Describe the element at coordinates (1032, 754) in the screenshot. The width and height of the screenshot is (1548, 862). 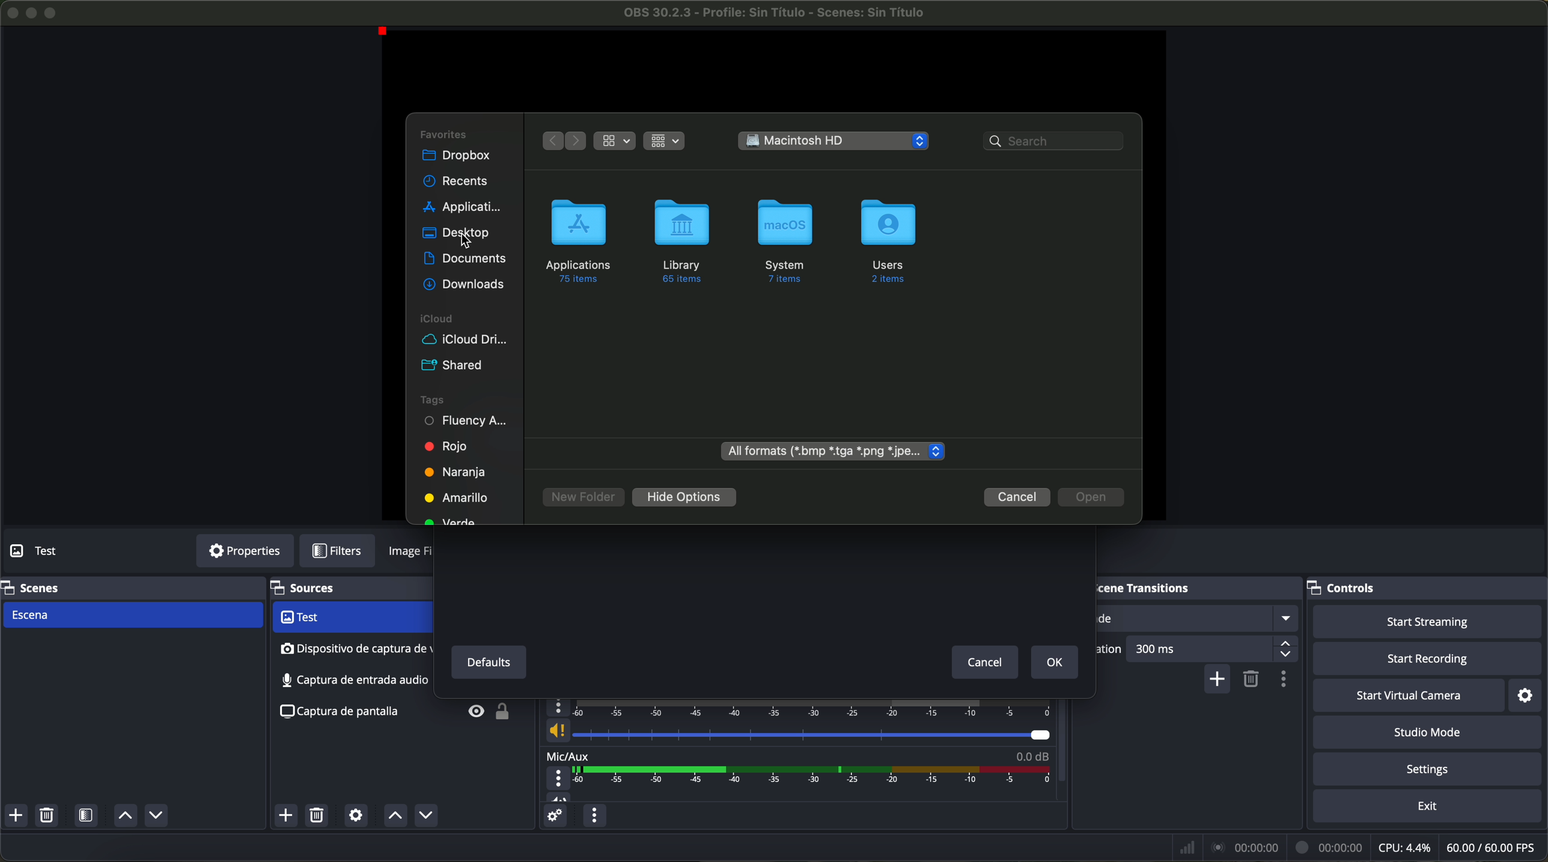
I see `0.0 dB` at that location.